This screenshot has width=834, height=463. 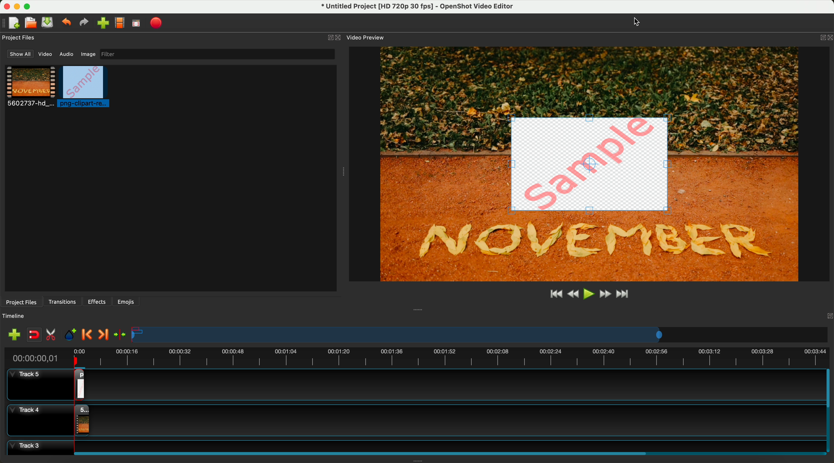 I want to click on watermark added, so click(x=590, y=164).